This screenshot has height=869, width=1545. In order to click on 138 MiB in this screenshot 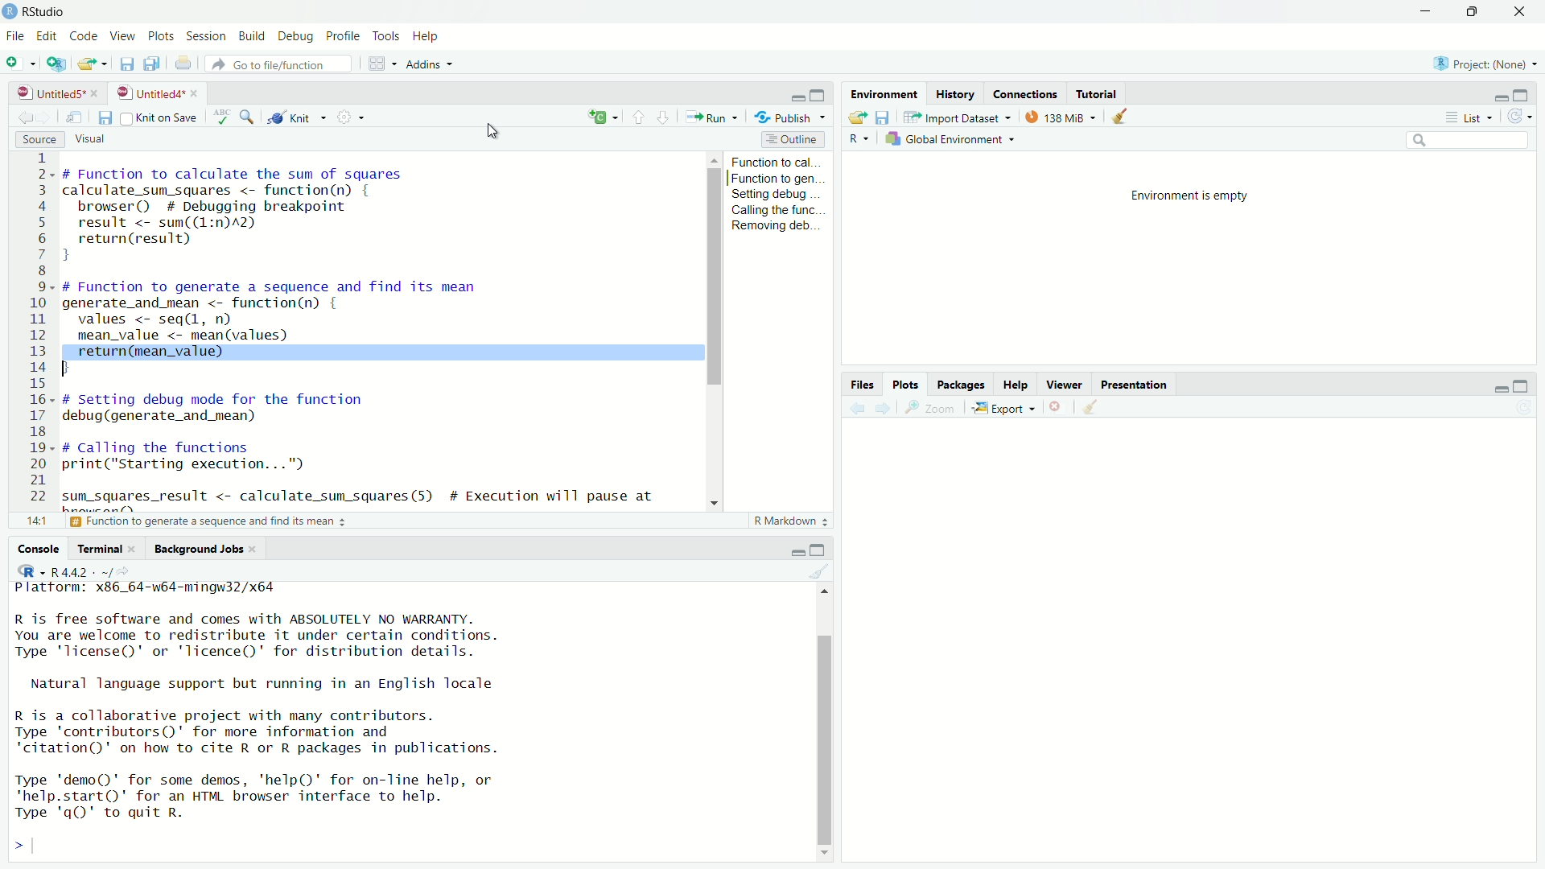, I will do `click(1064, 119)`.